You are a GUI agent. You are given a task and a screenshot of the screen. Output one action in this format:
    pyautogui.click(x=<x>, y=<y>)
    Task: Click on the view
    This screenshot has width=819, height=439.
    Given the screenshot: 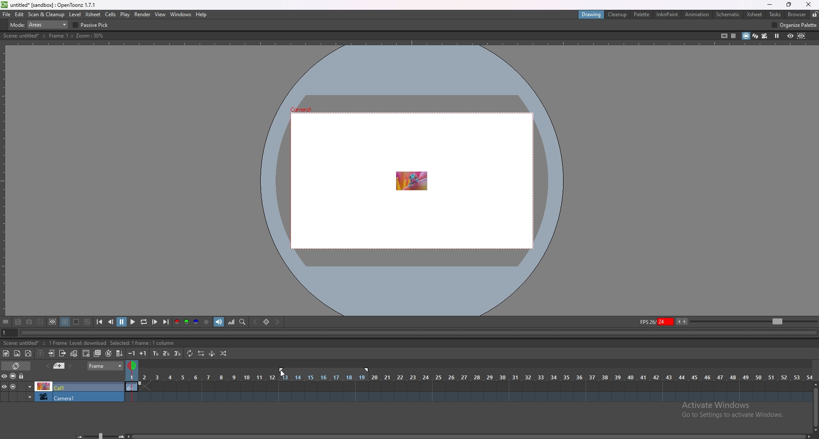 What is the action you would take?
    pyautogui.click(x=161, y=14)
    